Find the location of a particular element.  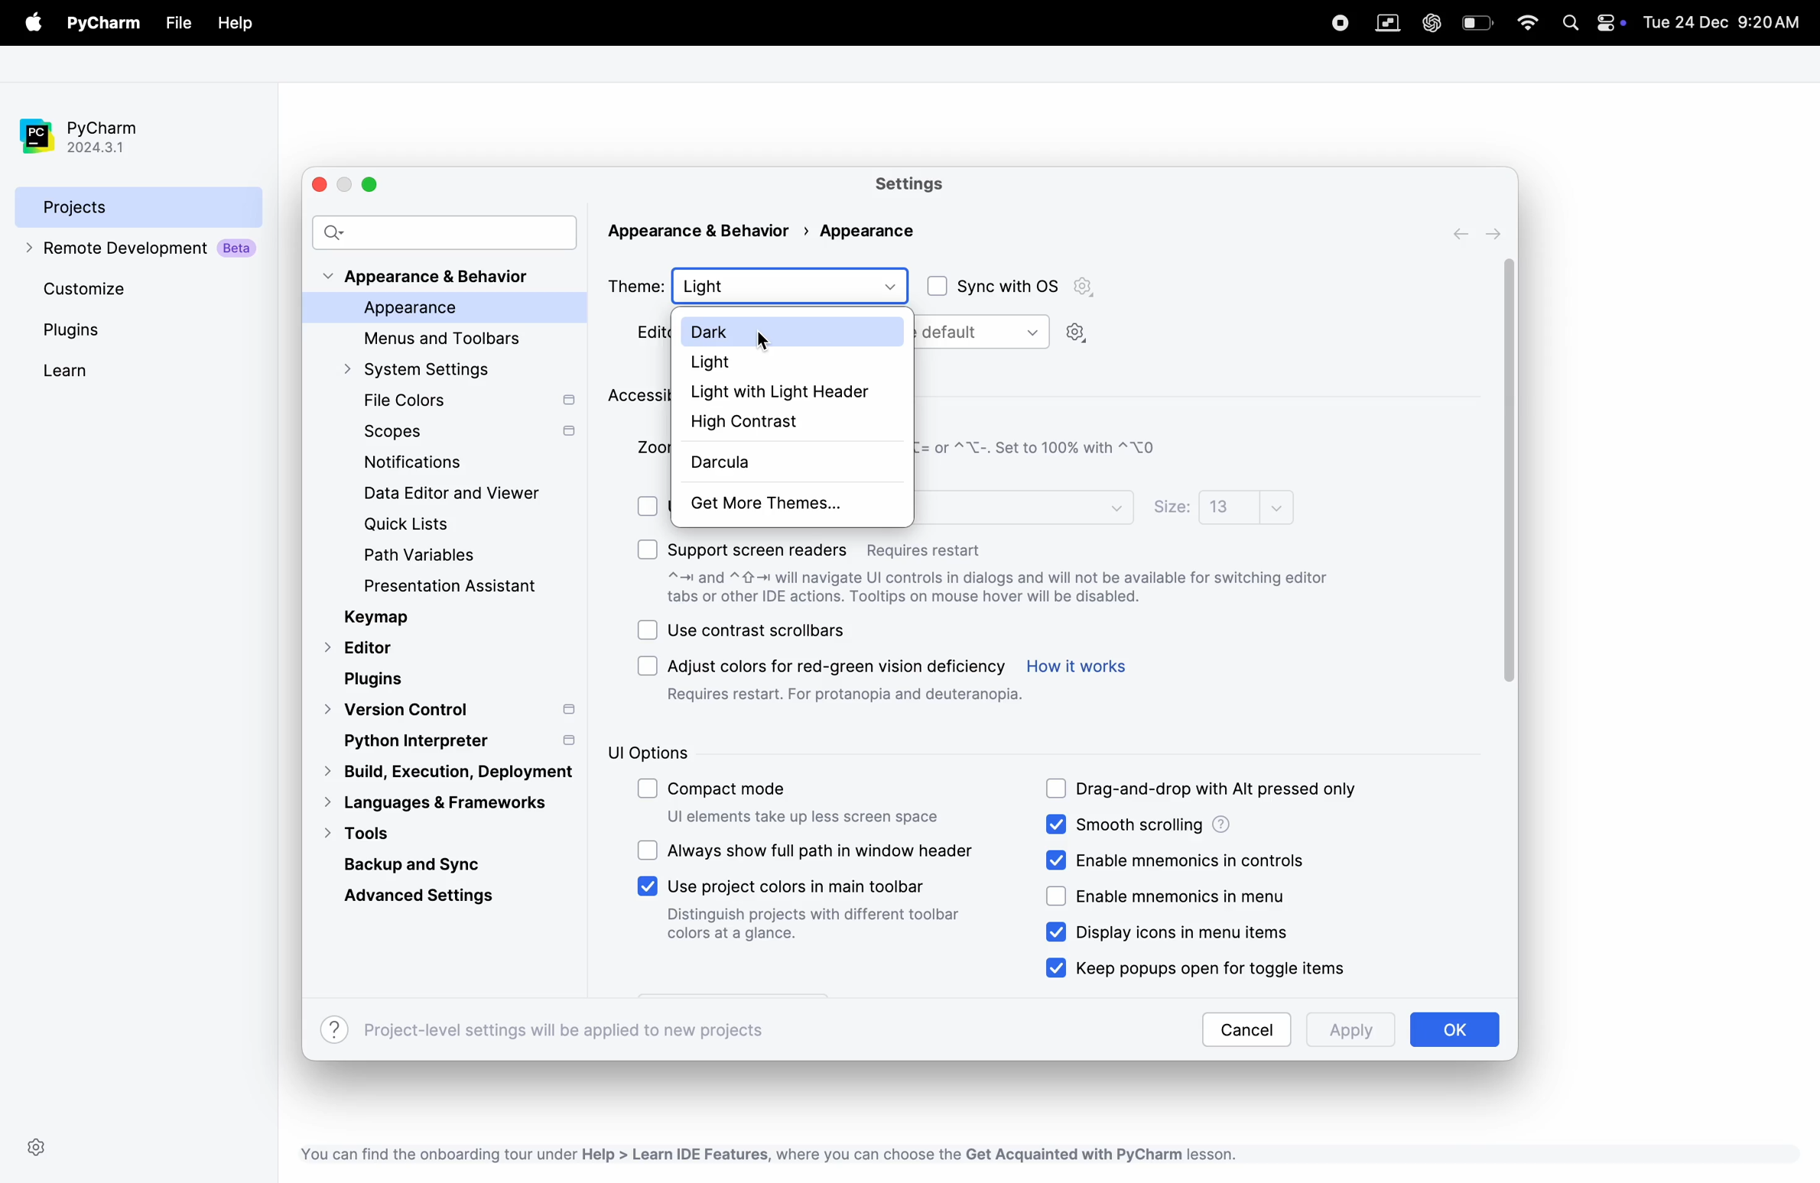

advance settings is located at coordinates (428, 895).